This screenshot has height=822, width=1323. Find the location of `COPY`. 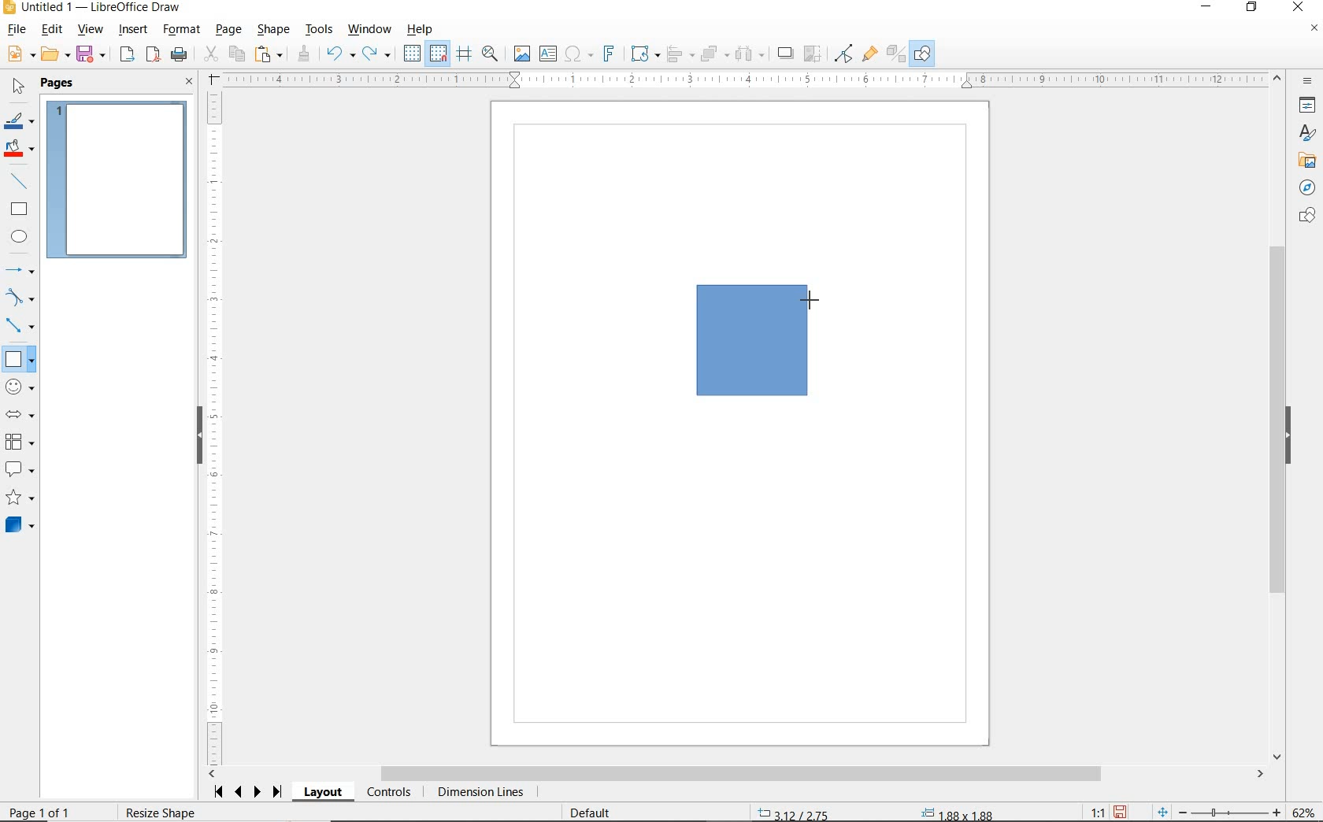

COPY is located at coordinates (236, 54).